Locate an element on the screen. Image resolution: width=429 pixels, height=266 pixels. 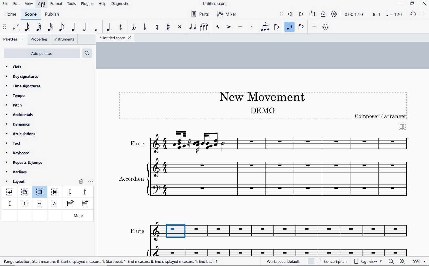
insert vertical frame is located at coordinates (25, 203).